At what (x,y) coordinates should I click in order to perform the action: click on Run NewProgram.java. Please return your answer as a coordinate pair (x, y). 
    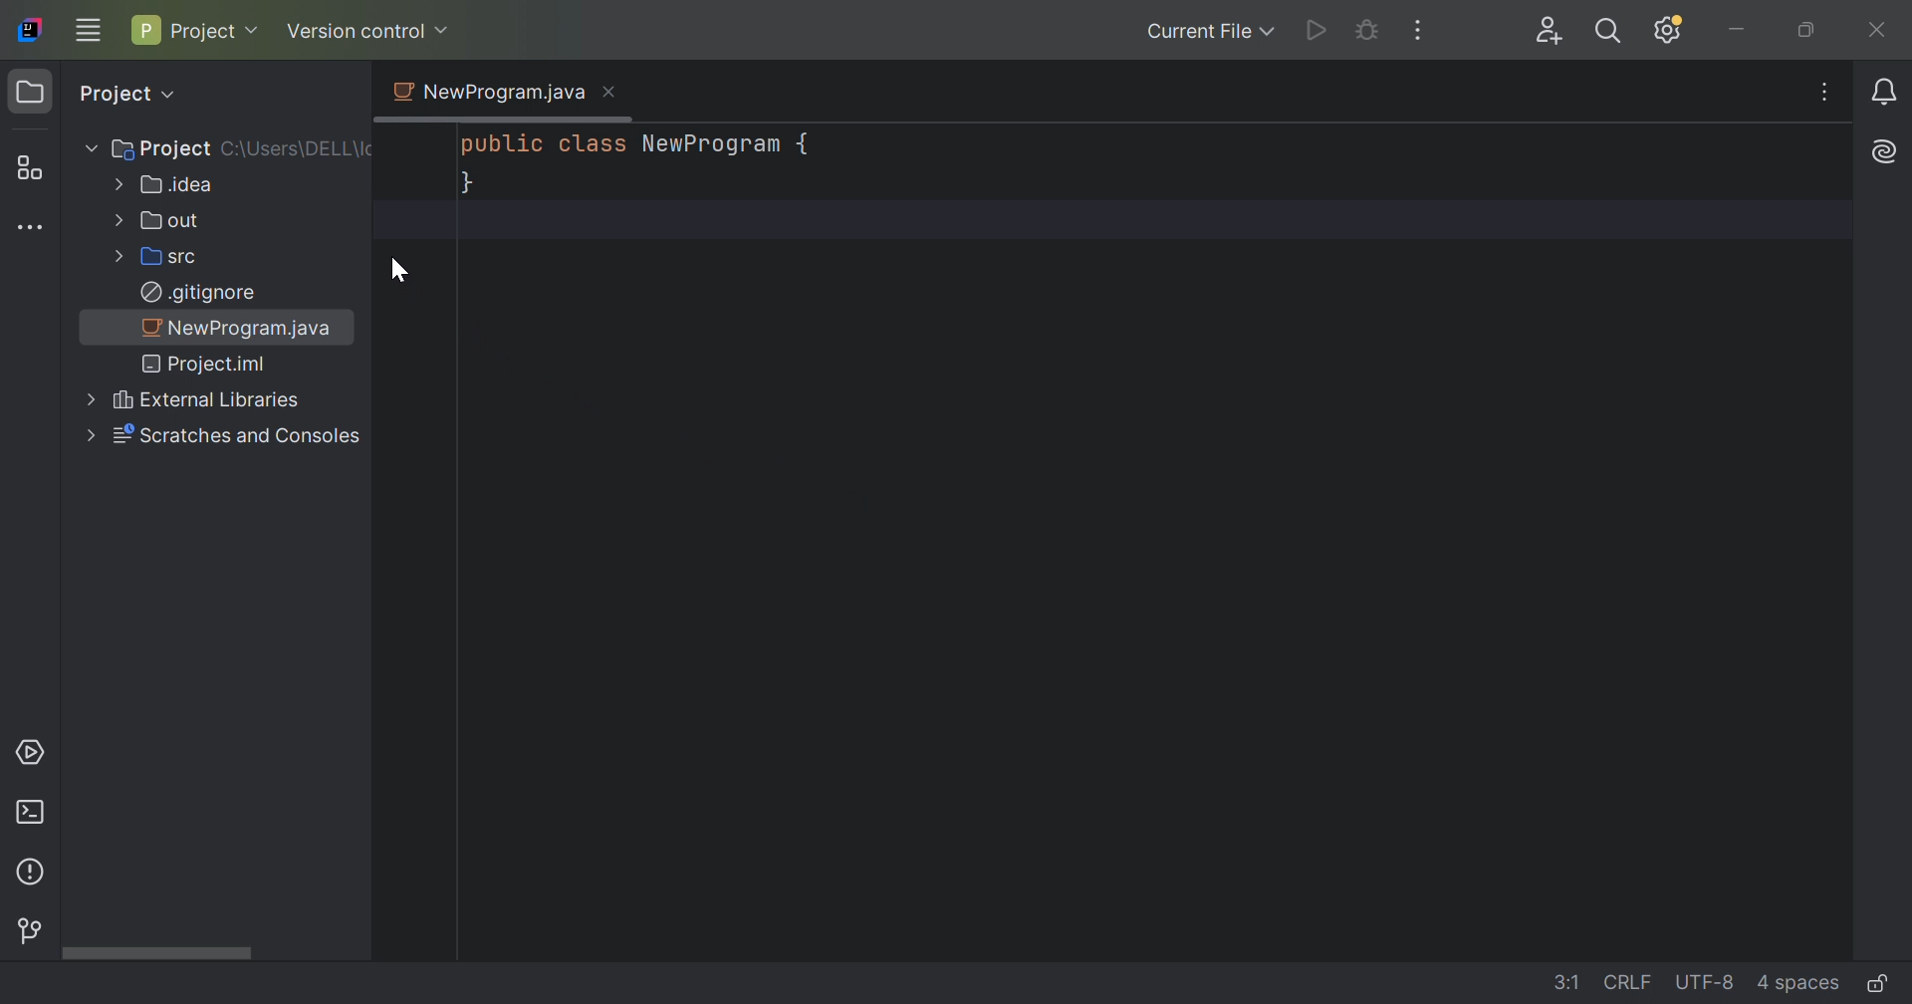
    Looking at the image, I should click on (1316, 32).